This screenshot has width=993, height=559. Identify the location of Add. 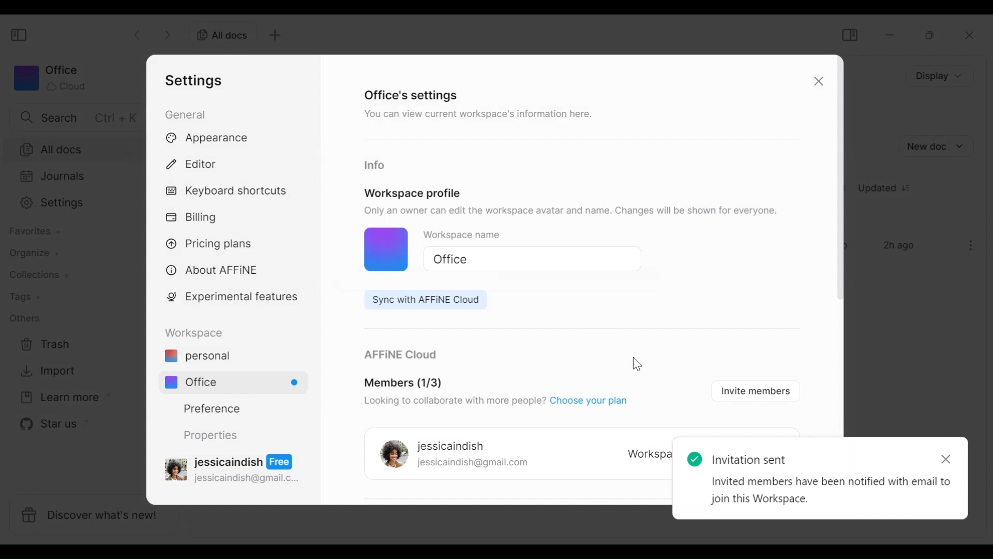
(274, 35).